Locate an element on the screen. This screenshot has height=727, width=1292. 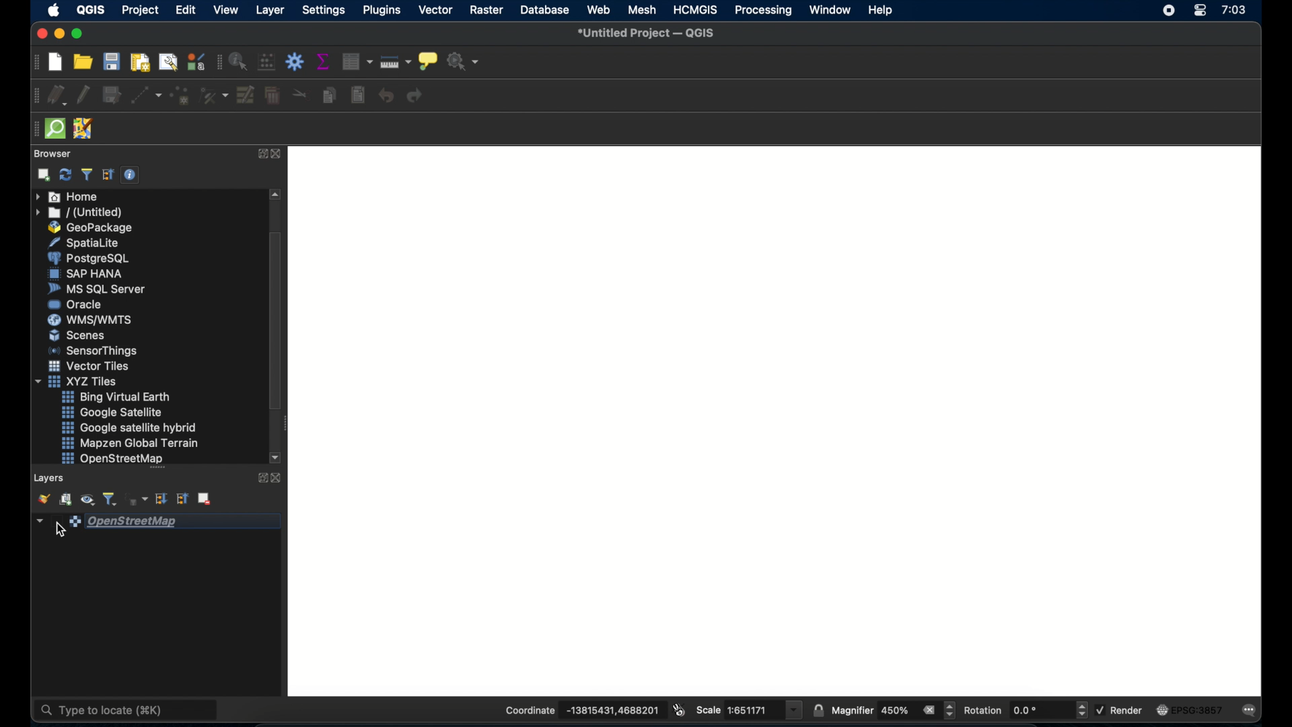
scroll box is located at coordinates (278, 322).